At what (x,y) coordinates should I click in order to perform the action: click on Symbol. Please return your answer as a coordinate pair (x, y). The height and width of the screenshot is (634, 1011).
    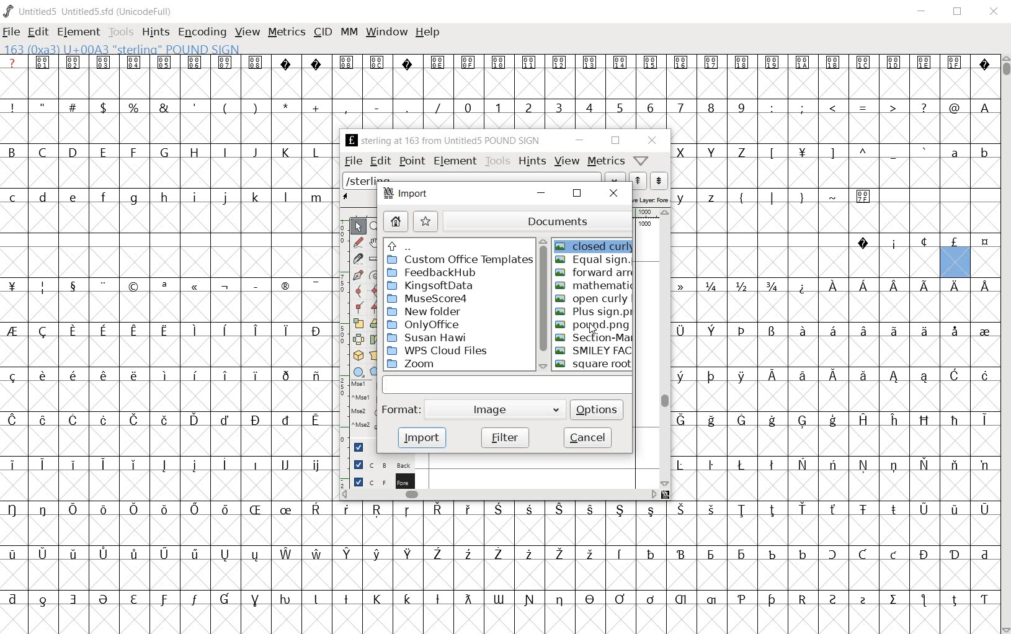
    Looking at the image, I should click on (348, 554).